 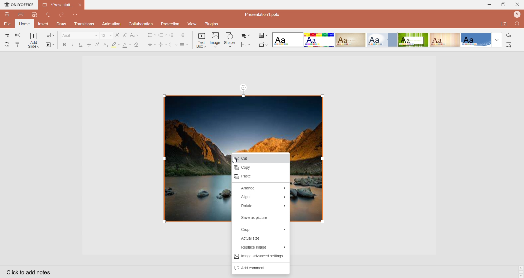 What do you see at coordinates (261, 229) in the screenshot?
I see `Crop` at bounding box center [261, 229].